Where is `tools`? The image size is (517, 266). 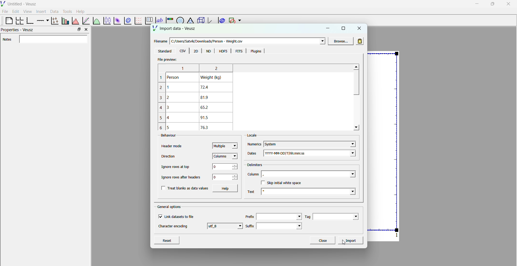 tools is located at coordinates (67, 11).